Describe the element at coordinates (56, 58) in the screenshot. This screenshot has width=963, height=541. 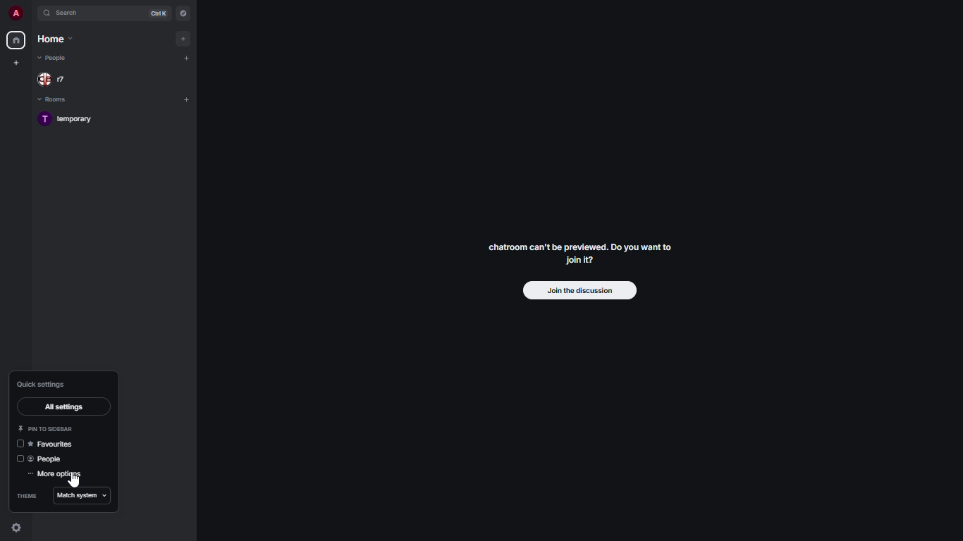
I see `people` at that location.